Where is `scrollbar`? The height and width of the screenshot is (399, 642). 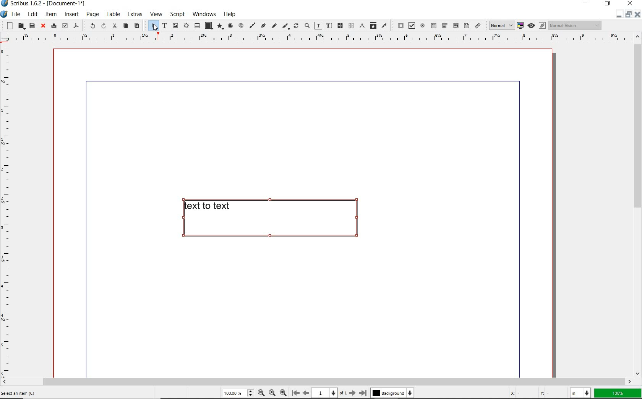 scrollbar is located at coordinates (317, 381).